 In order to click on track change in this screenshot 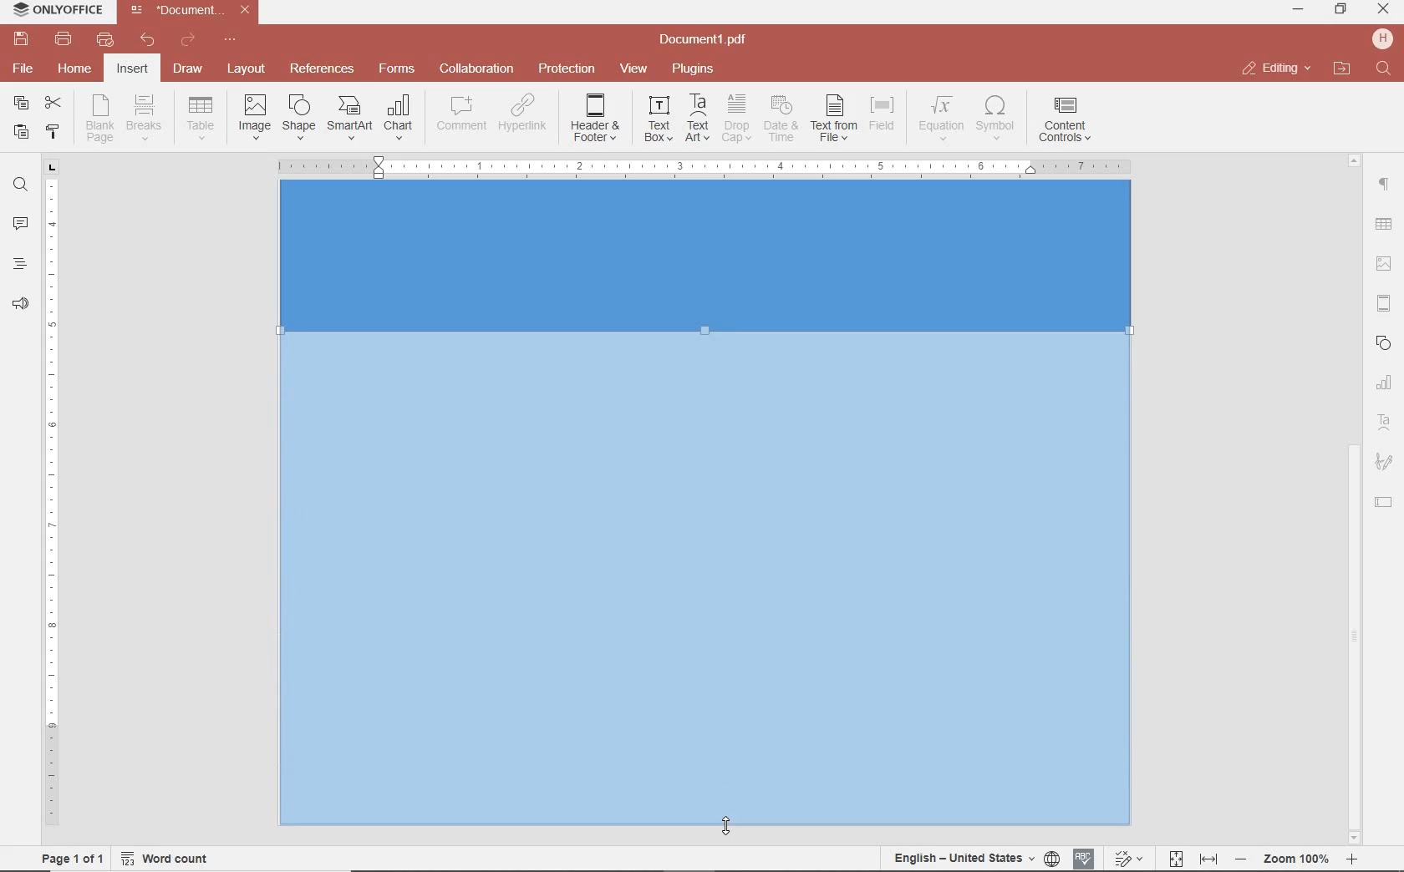, I will do `click(1127, 859)`.